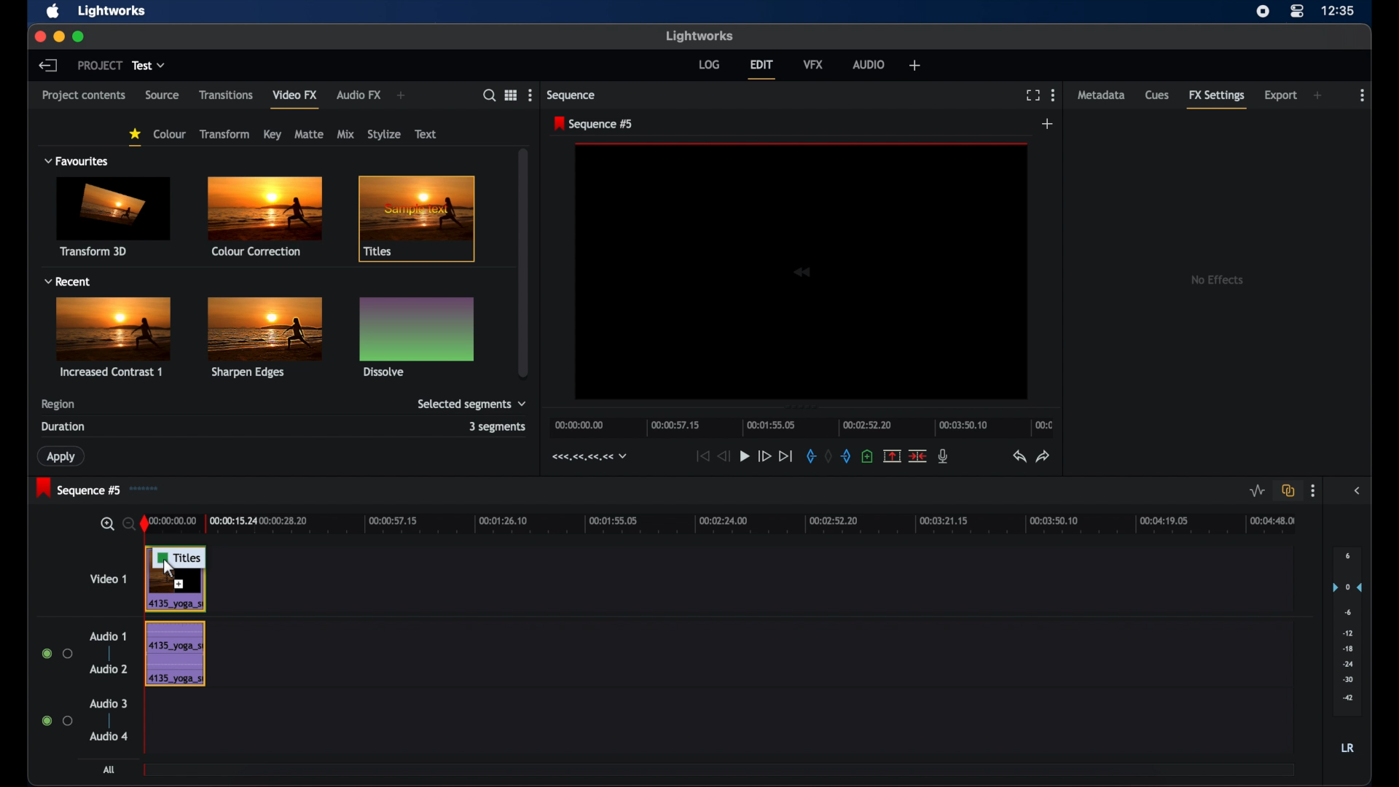  What do you see at coordinates (762, 69) in the screenshot?
I see `edit` at bounding box center [762, 69].